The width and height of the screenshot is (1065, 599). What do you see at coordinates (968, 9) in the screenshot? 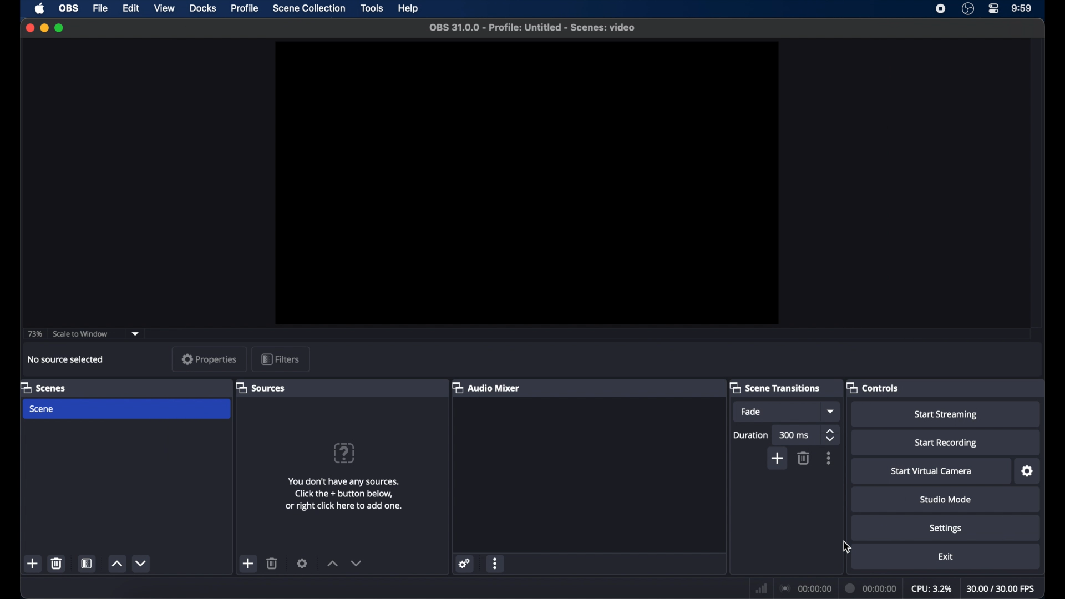
I see `obs studio` at bounding box center [968, 9].